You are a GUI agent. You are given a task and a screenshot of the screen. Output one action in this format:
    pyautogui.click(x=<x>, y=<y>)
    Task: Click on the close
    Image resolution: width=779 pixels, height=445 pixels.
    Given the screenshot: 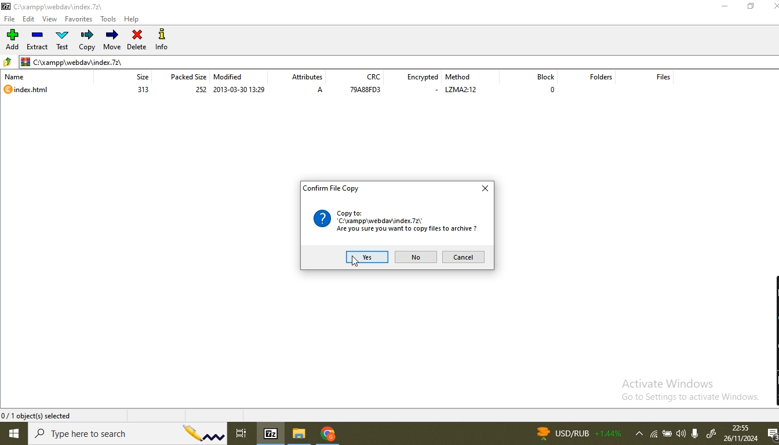 What is the action you would take?
    pyautogui.click(x=774, y=6)
    